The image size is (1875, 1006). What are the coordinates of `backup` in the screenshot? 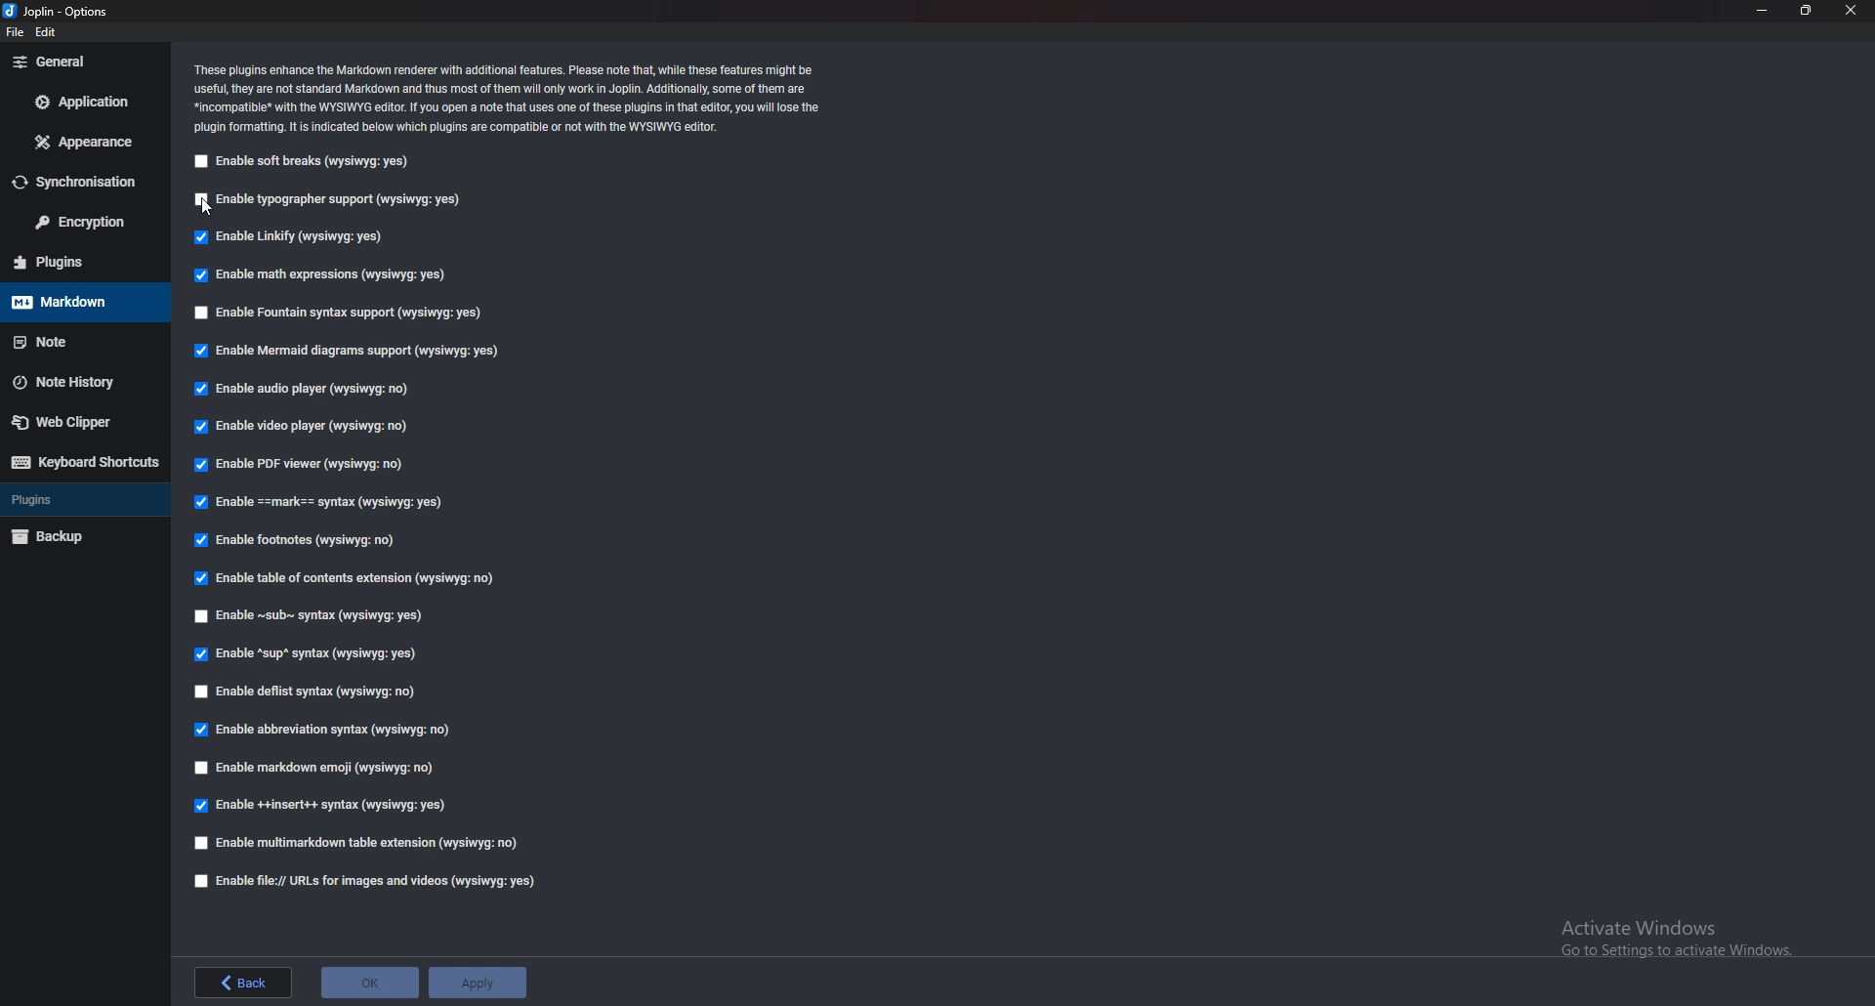 It's located at (82, 536).